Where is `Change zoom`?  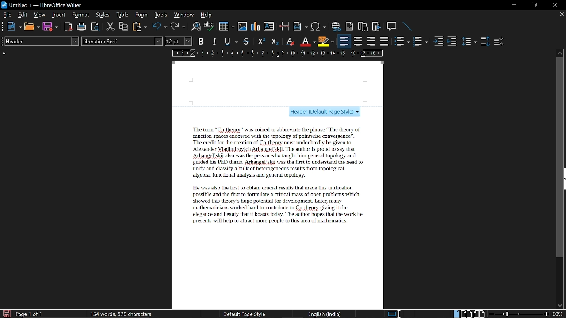 Change zoom is located at coordinates (519, 314).